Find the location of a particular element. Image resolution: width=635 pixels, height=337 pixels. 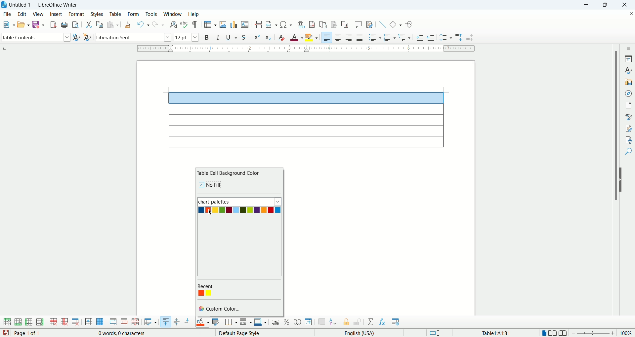

open is located at coordinates (23, 24).